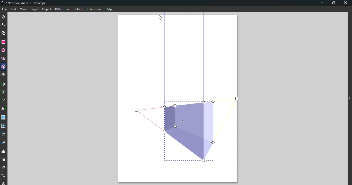  Describe the element at coordinates (23, 9) in the screenshot. I see `View` at that location.